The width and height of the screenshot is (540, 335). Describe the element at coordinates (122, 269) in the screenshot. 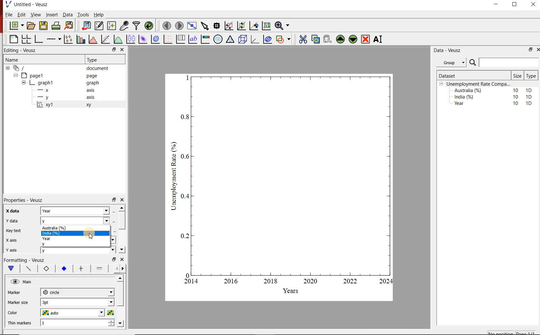

I see `move right` at that location.